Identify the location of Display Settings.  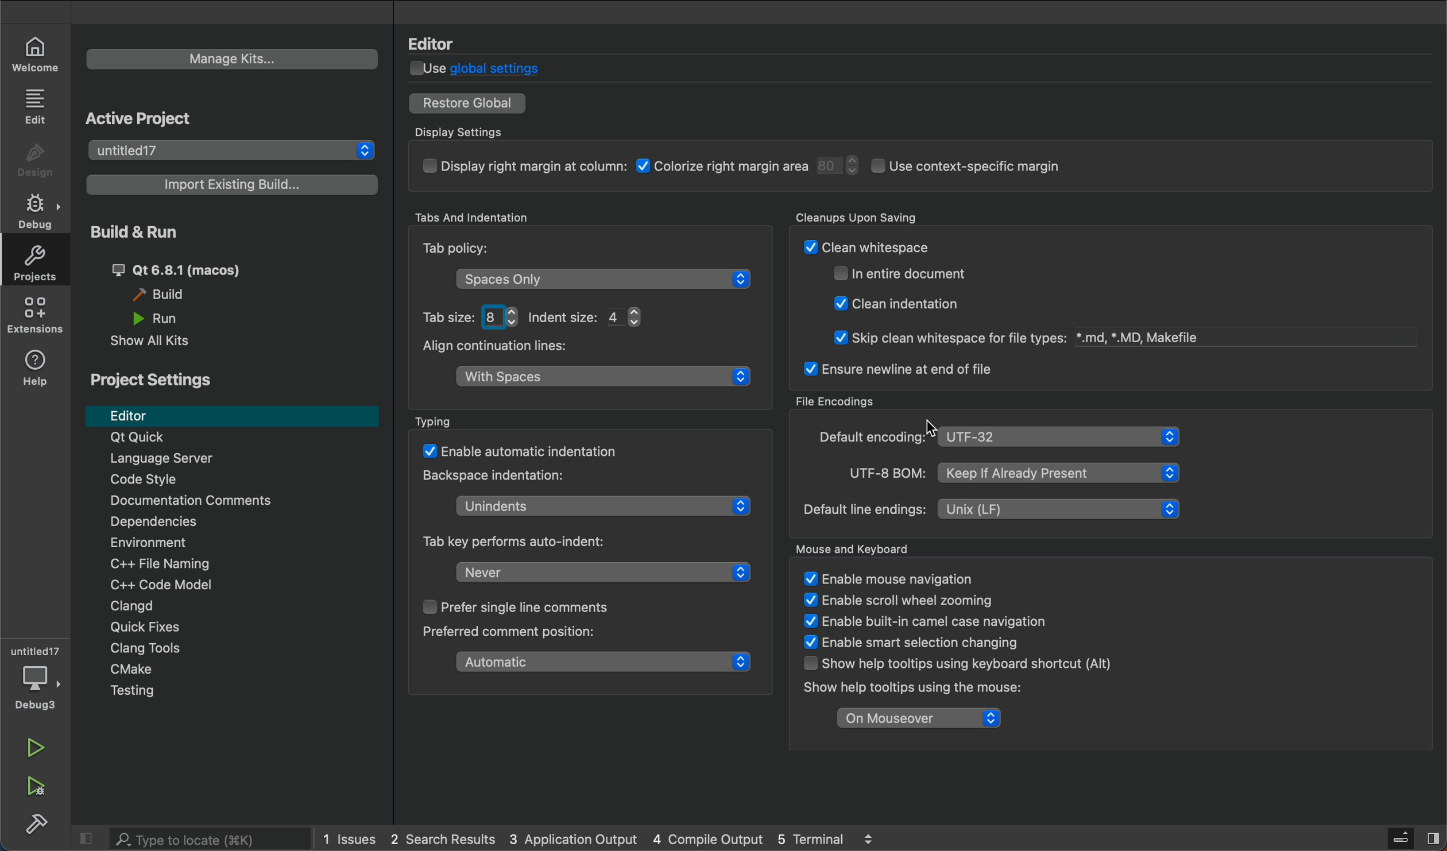
(467, 133).